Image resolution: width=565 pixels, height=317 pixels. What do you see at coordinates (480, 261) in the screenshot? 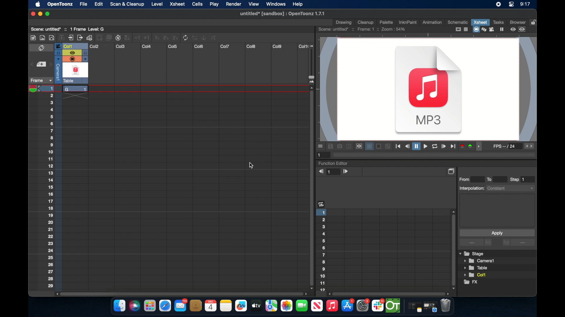
I see `camera1` at bounding box center [480, 261].